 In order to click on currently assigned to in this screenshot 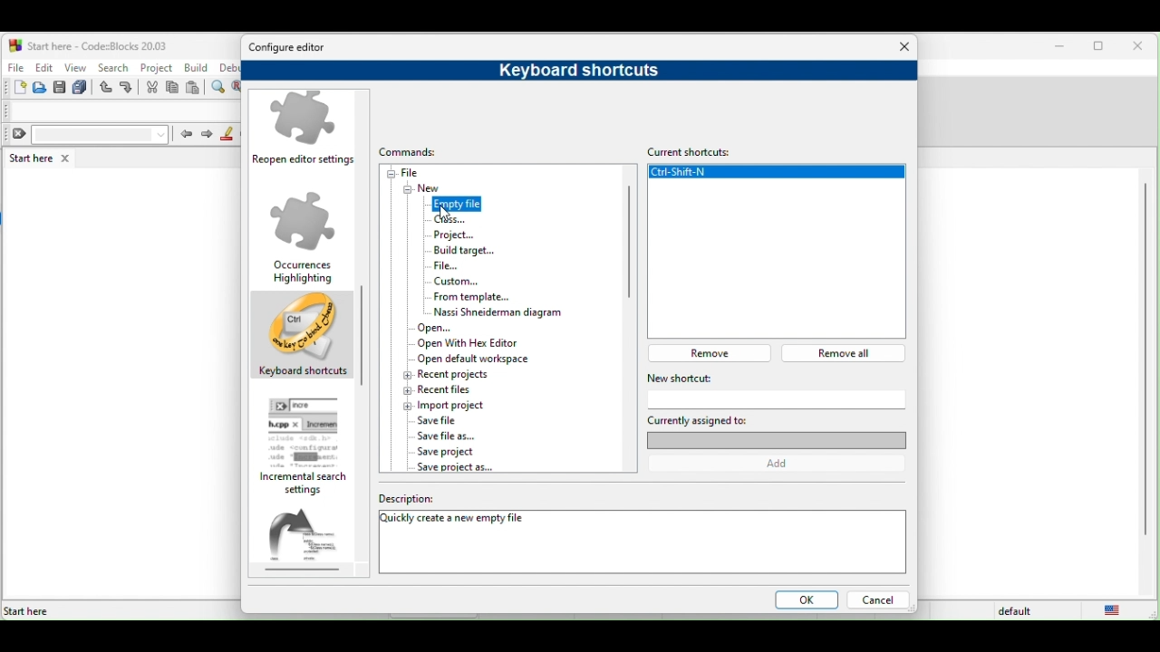, I will do `click(776, 430)`.